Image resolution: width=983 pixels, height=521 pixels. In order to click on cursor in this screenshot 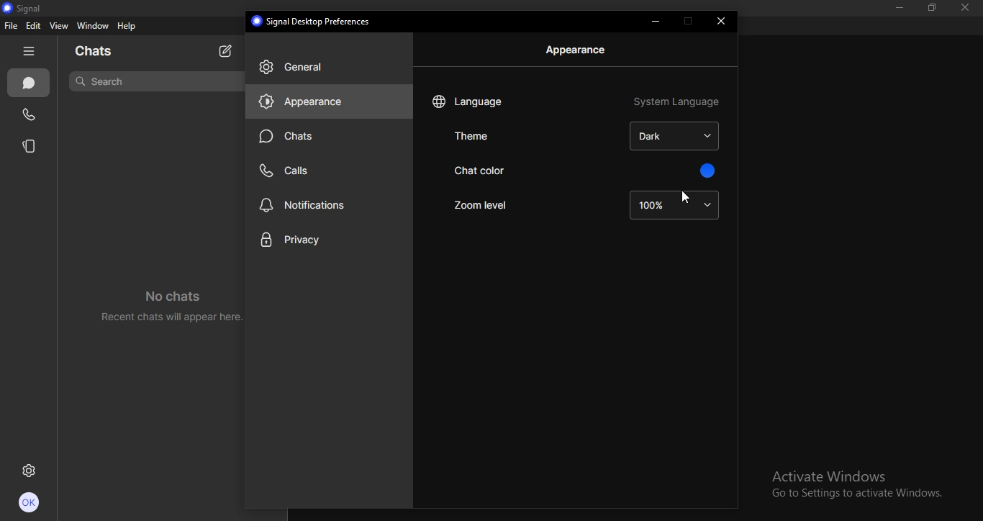, I will do `click(684, 197)`.